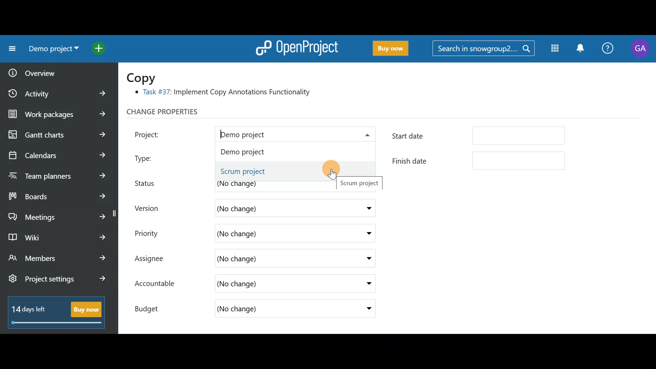  I want to click on Team planners, so click(56, 174).